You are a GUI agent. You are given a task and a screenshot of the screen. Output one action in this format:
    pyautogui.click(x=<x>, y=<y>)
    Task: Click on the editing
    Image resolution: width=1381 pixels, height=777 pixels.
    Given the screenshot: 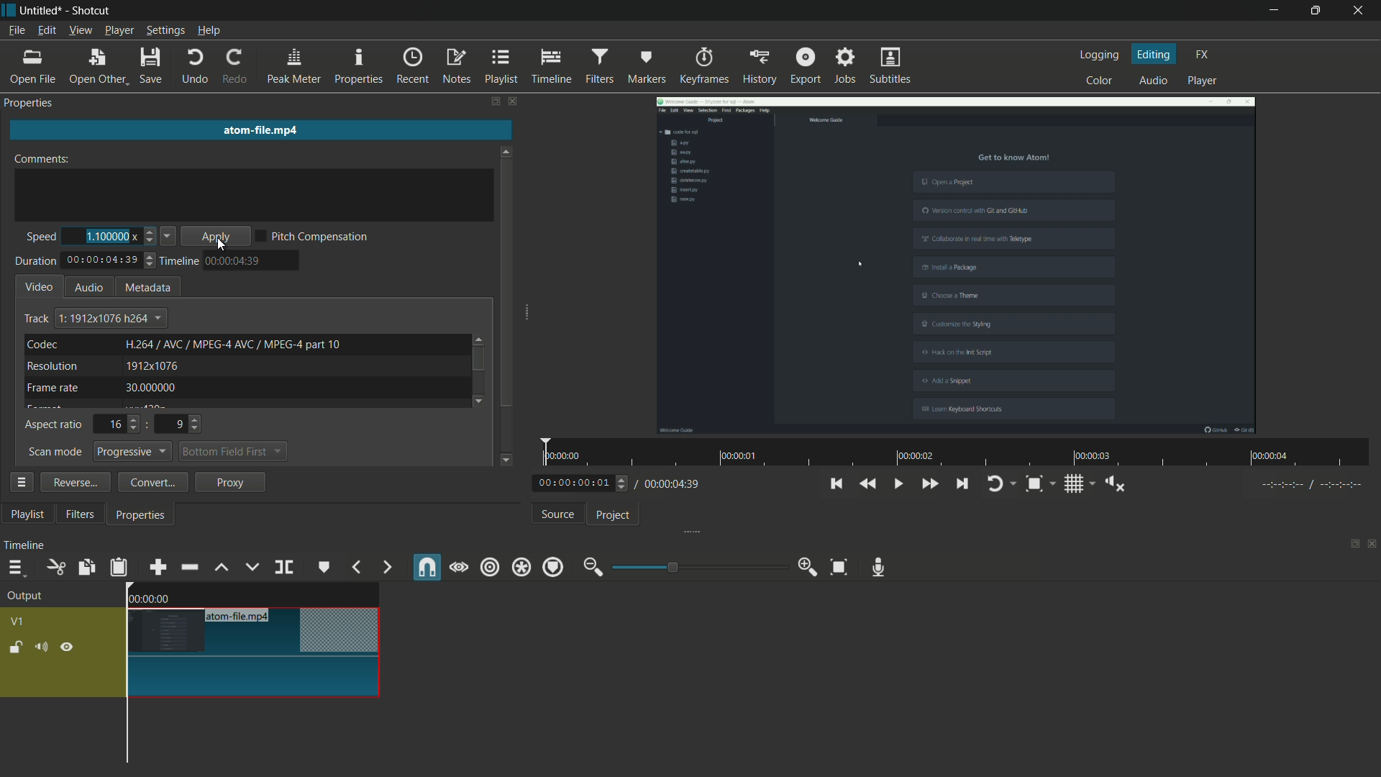 What is the action you would take?
    pyautogui.click(x=1154, y=54)
    